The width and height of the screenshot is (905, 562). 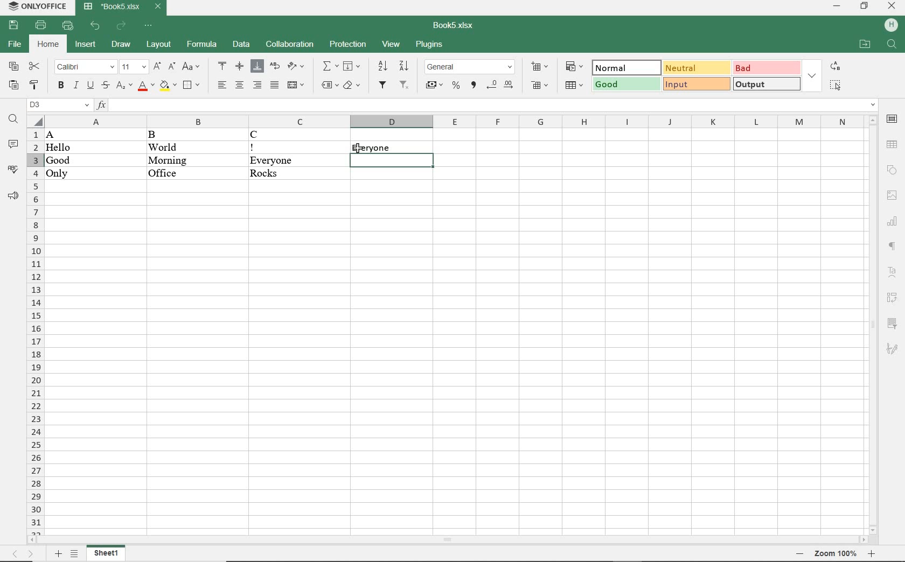 I want to click on table, so click(x=892, y=144).